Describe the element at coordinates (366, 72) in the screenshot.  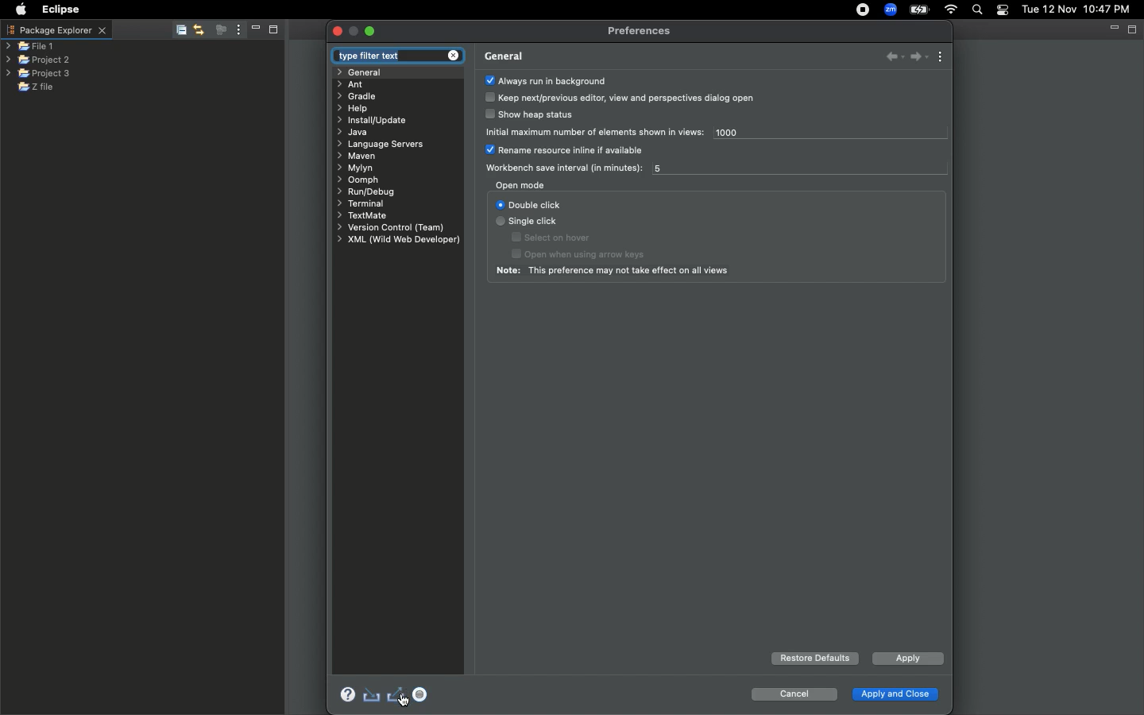
I see `General` at that location.